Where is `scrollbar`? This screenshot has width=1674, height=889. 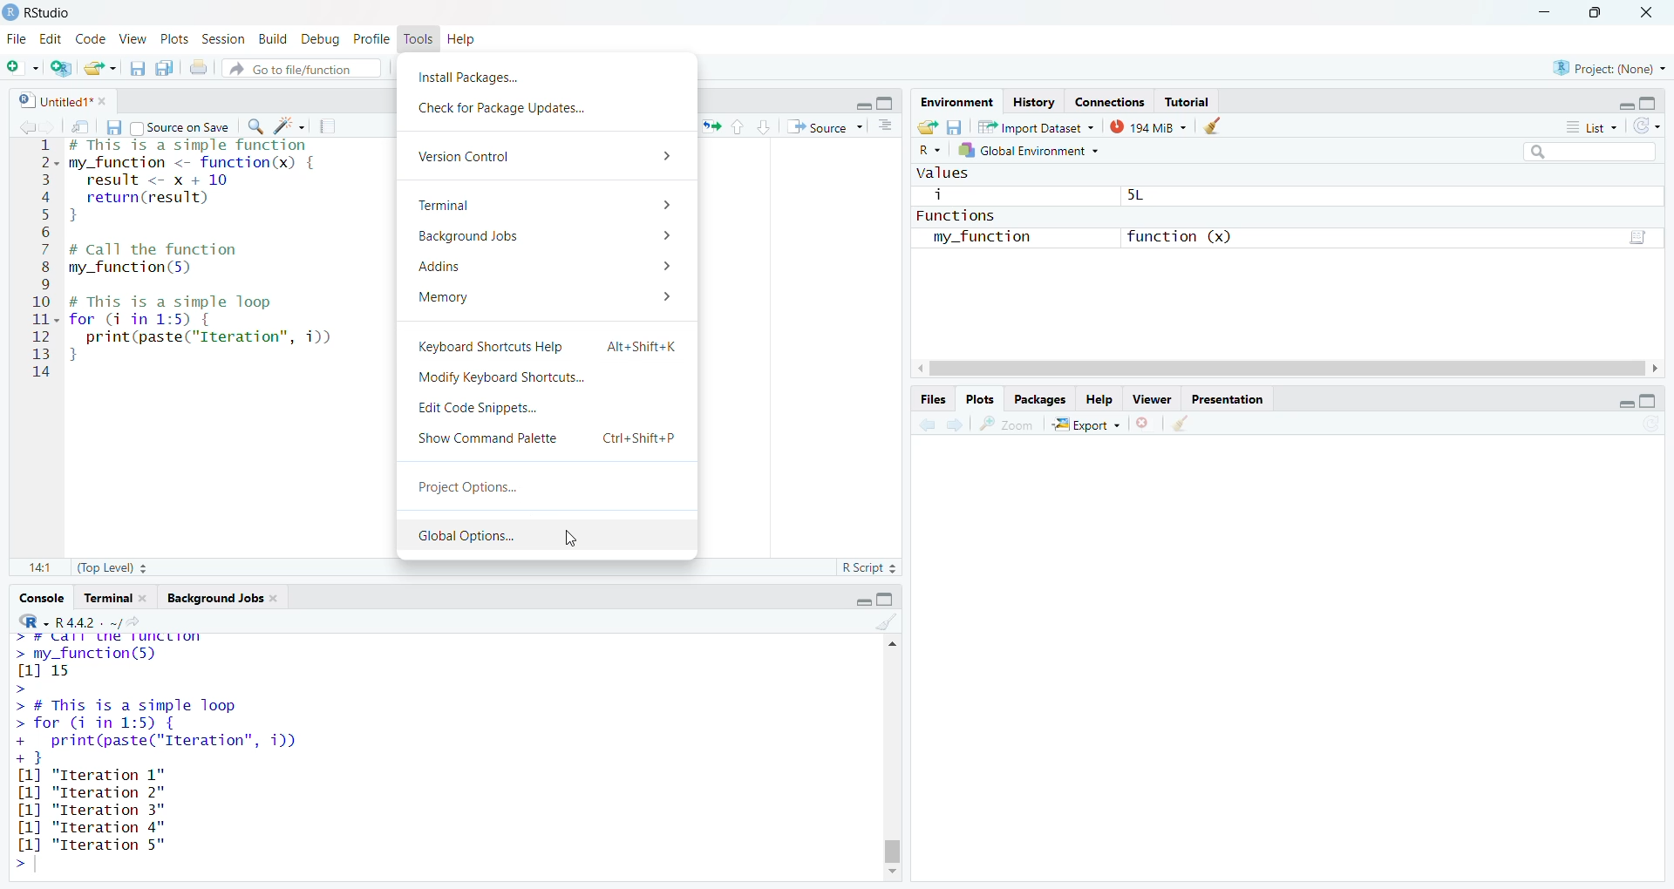
scrollbar is located at coordinates (893, 763).